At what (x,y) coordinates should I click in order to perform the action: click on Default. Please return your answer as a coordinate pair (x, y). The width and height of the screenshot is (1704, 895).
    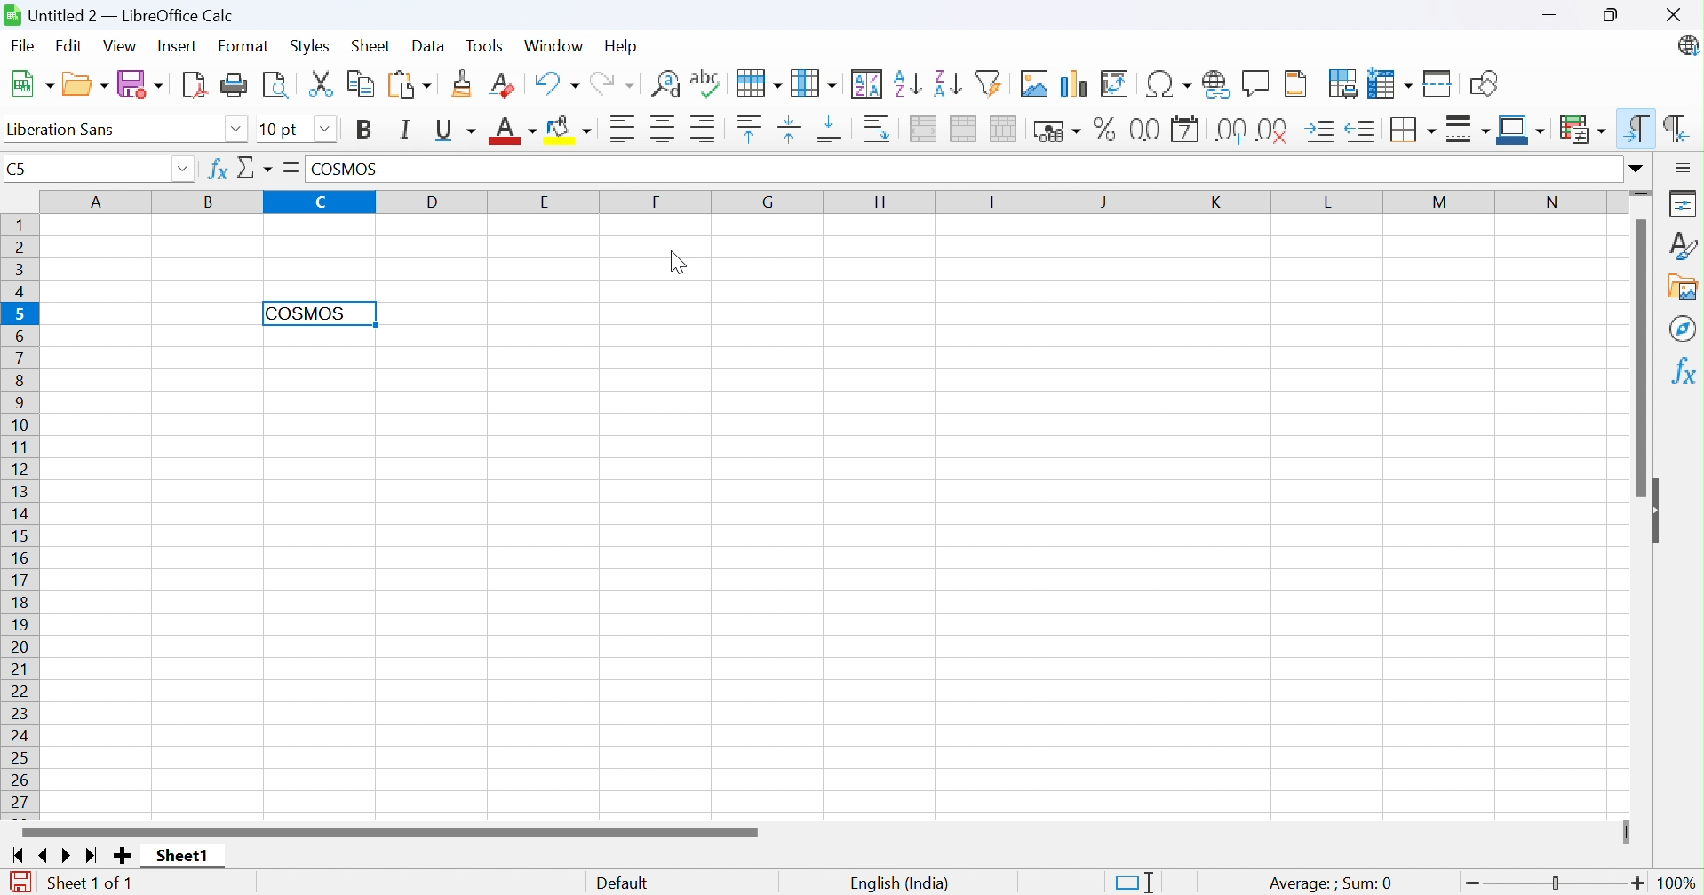
    Looking at the image, I should click on (623, 883).